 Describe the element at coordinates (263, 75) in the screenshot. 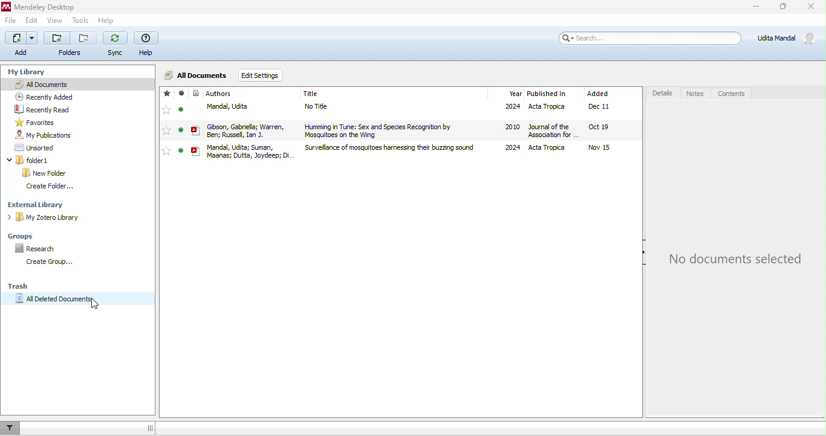

I see `edit settings` at that location.